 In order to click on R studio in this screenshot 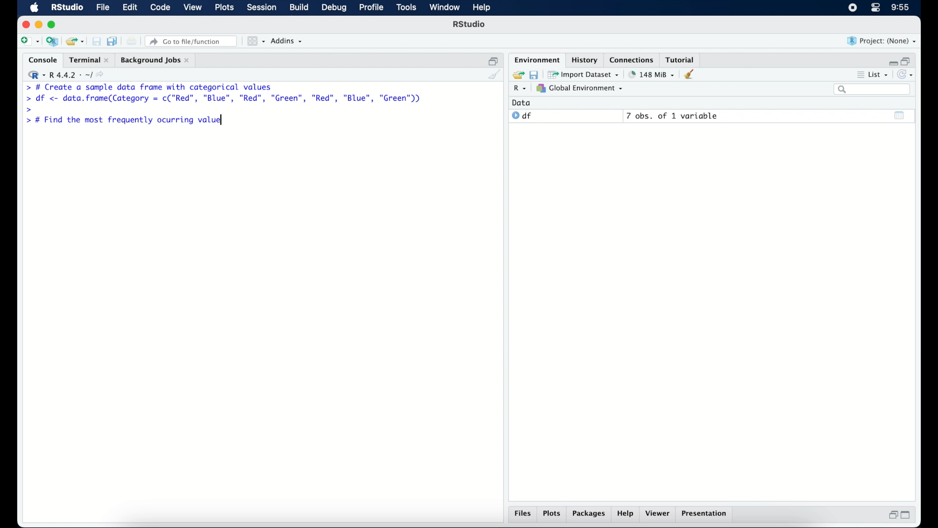, I will do `click(67, 8)`.